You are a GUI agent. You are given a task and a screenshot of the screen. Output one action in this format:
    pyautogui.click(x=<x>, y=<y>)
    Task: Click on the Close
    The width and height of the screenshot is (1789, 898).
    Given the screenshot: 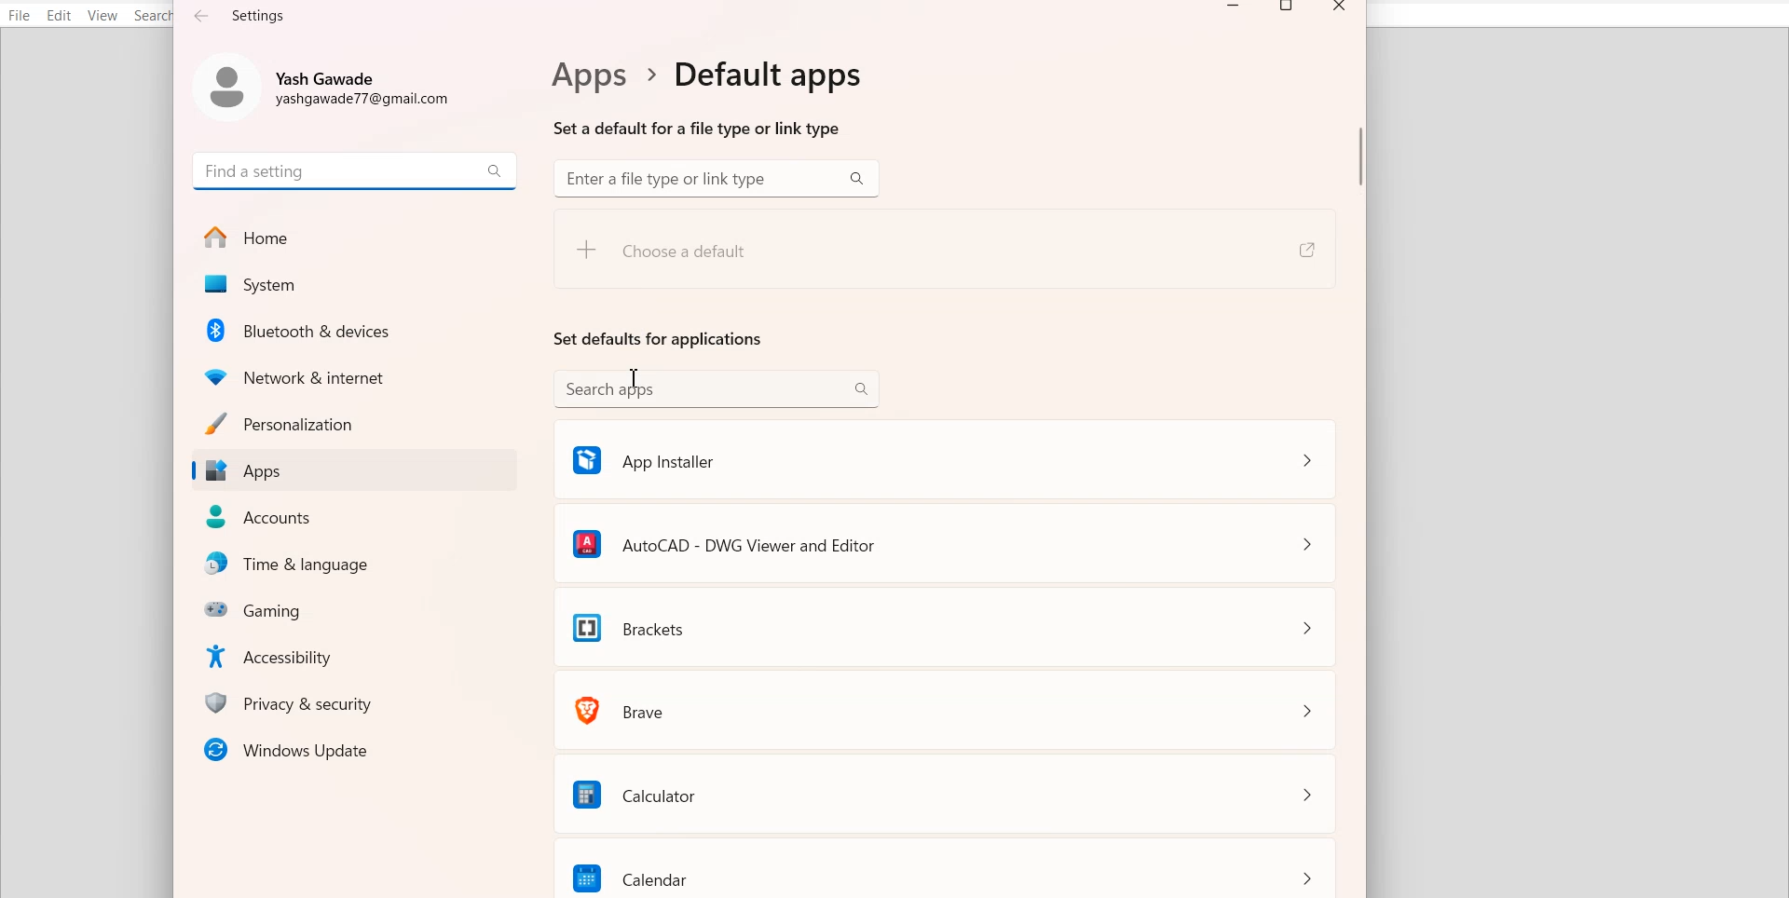 What is the action you would take?
    pyautogui.click(x=1339, y=9)
    